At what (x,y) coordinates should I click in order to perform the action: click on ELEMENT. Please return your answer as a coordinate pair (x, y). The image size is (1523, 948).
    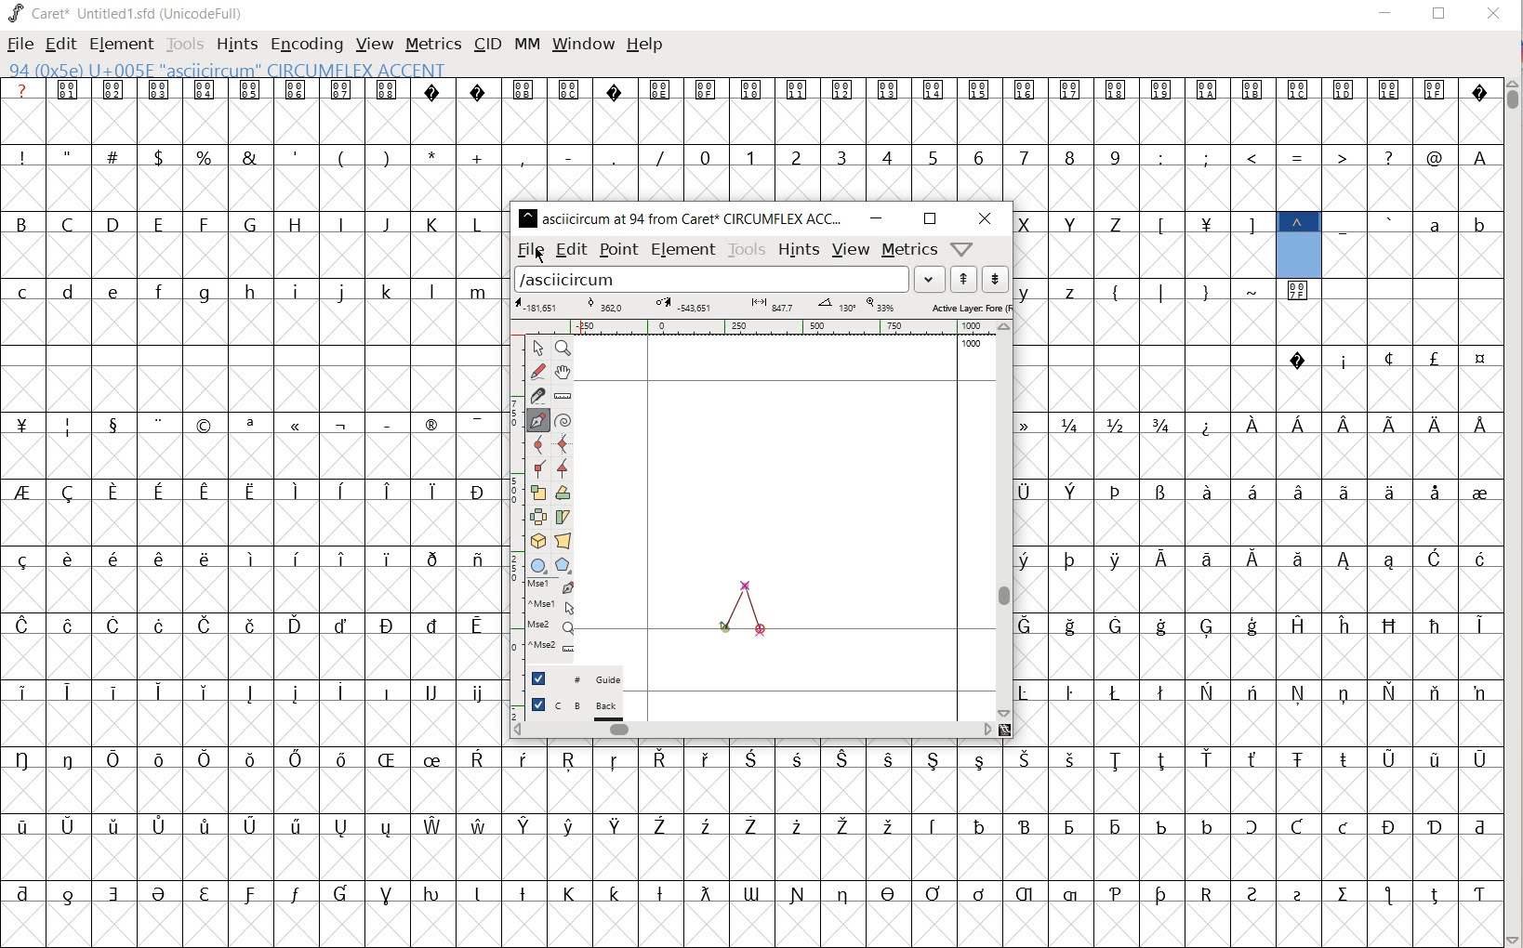
    Looking at the image, I should click on (119, 44).